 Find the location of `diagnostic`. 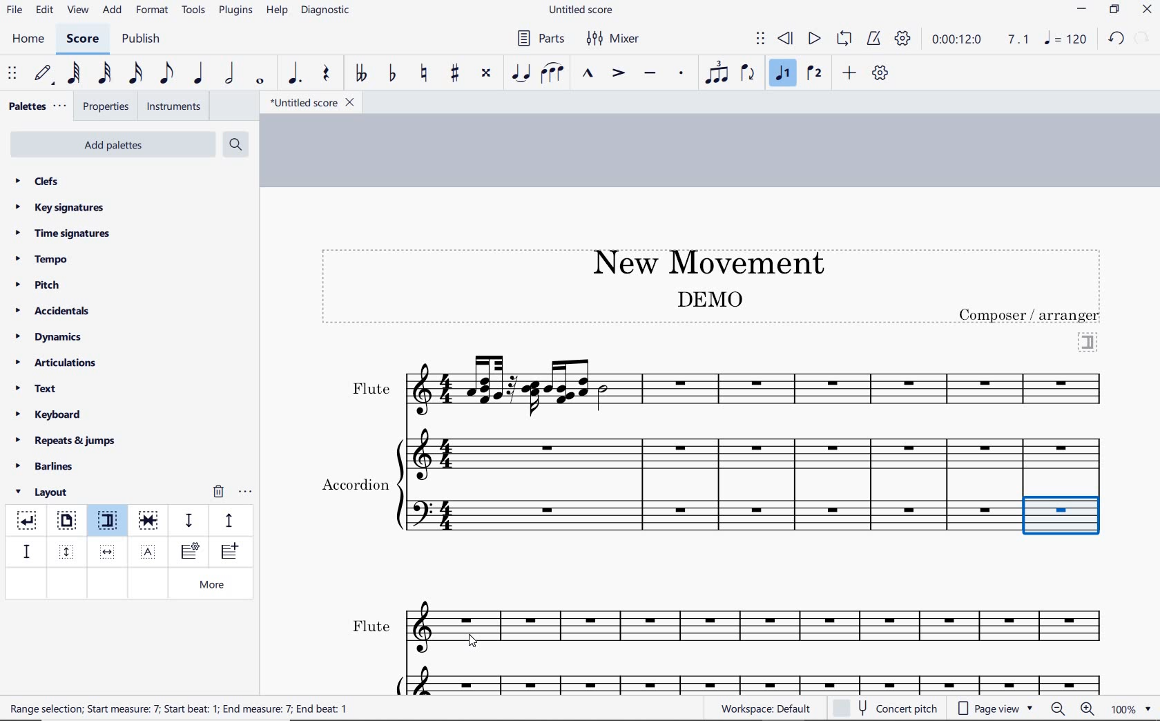

diagnostic is located at coordinates (327, 12).